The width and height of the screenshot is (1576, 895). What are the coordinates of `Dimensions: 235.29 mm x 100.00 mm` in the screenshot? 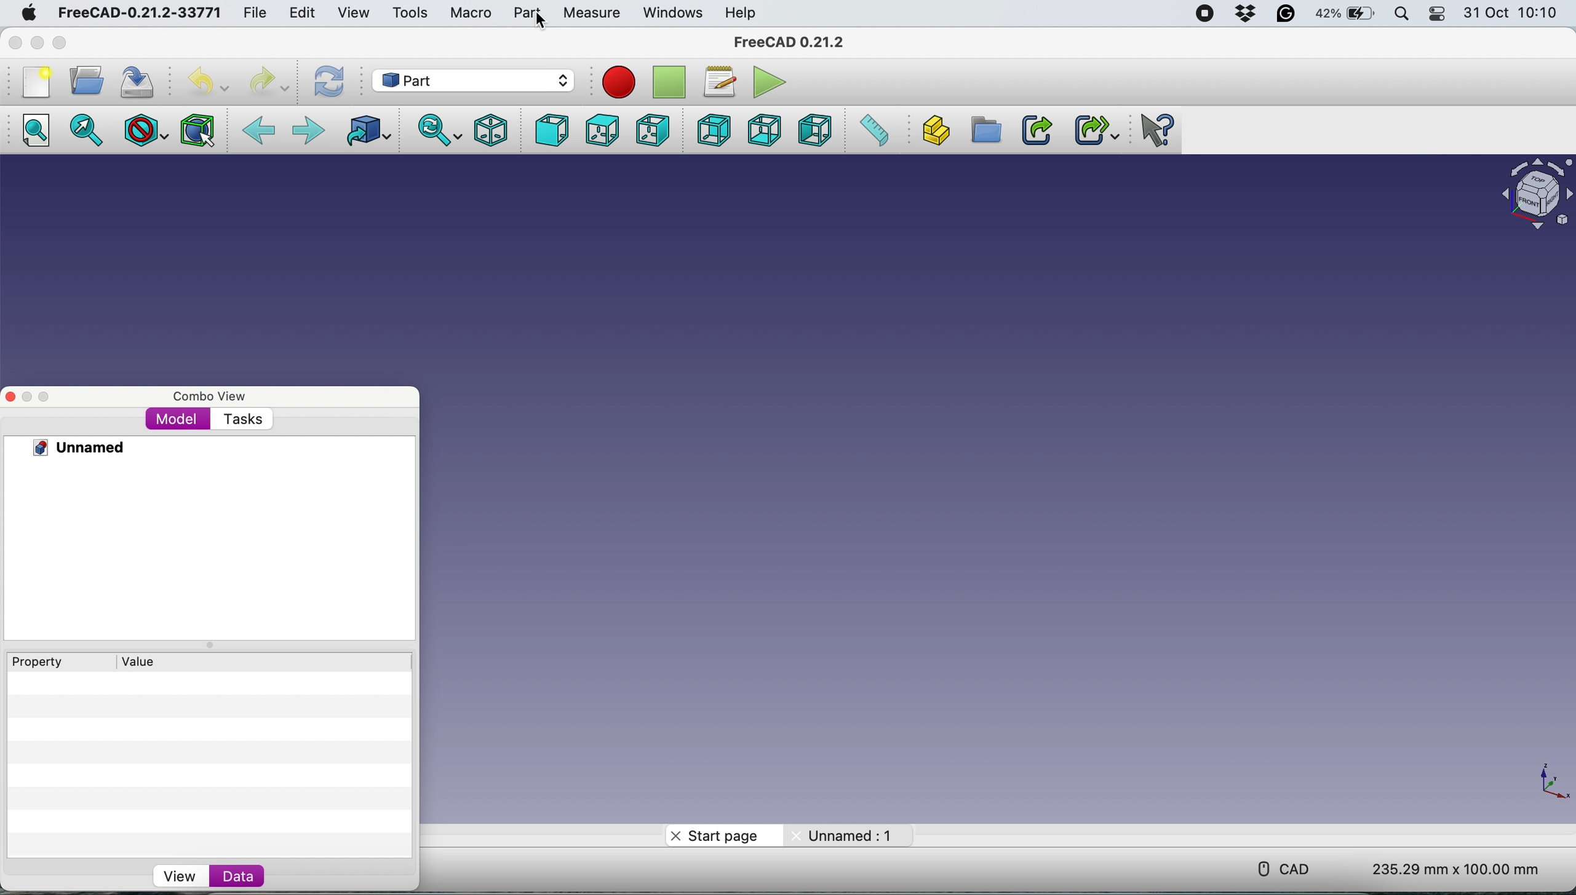 It's located at (1457, 867).